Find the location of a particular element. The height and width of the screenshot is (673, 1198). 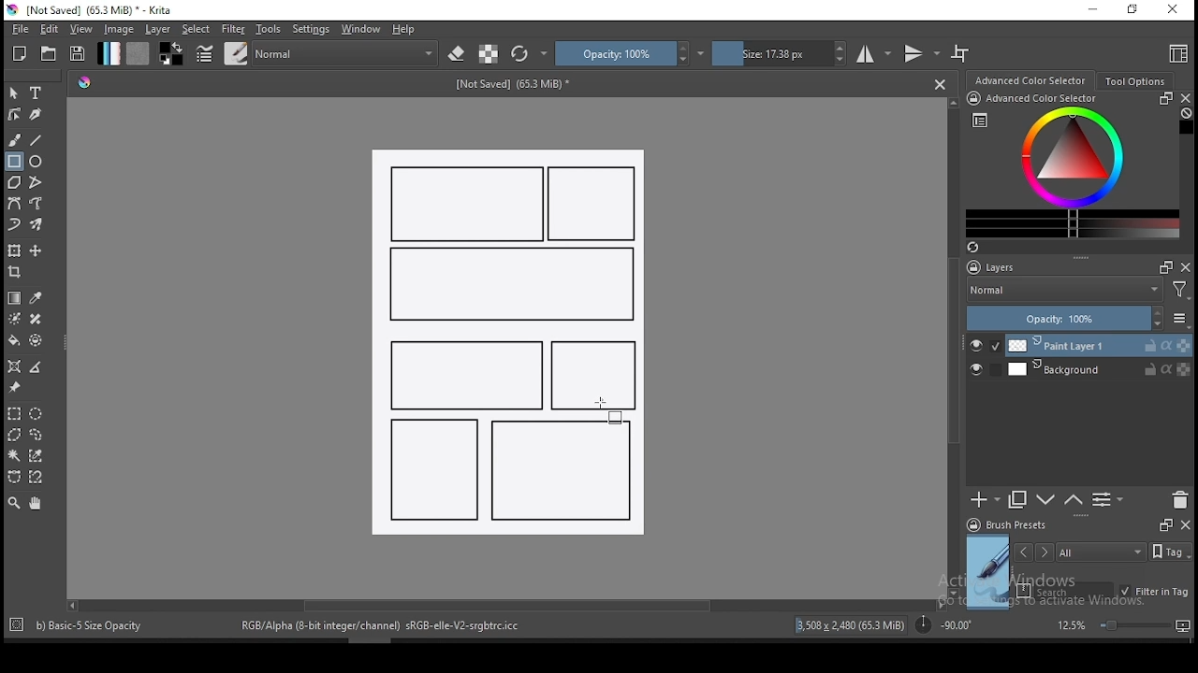

preview is located at coordinates (988, 572).